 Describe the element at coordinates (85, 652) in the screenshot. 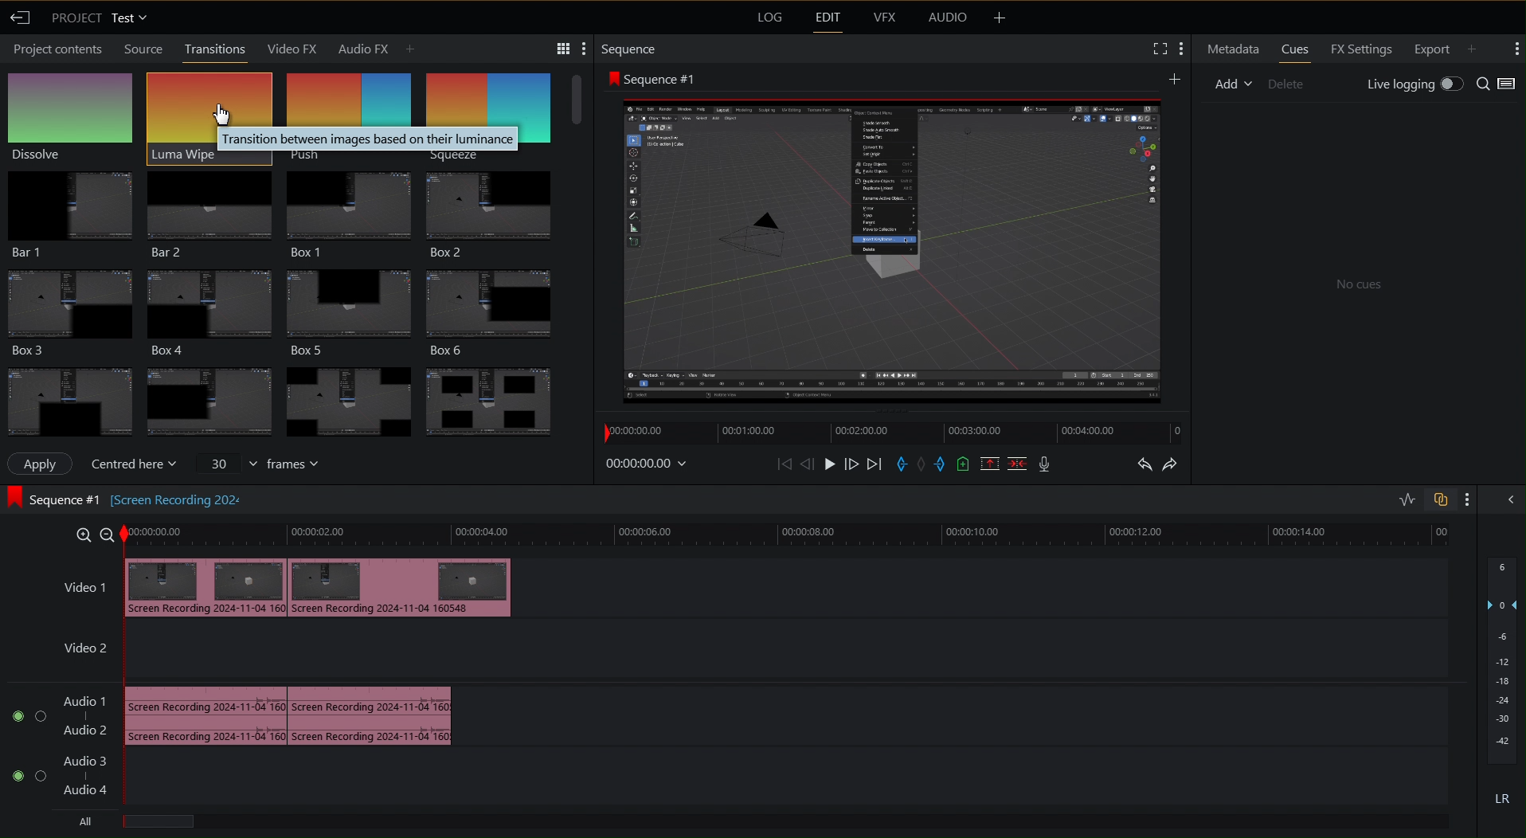

I see `Video 2` at that location.